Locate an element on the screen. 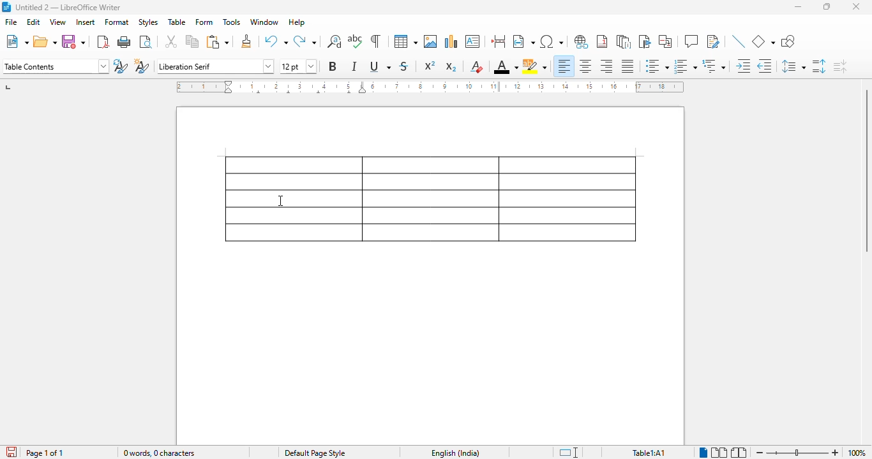 Image resolution: width=872 pixels, height=459 pixels. default page style is located at coordinates (315, 453).